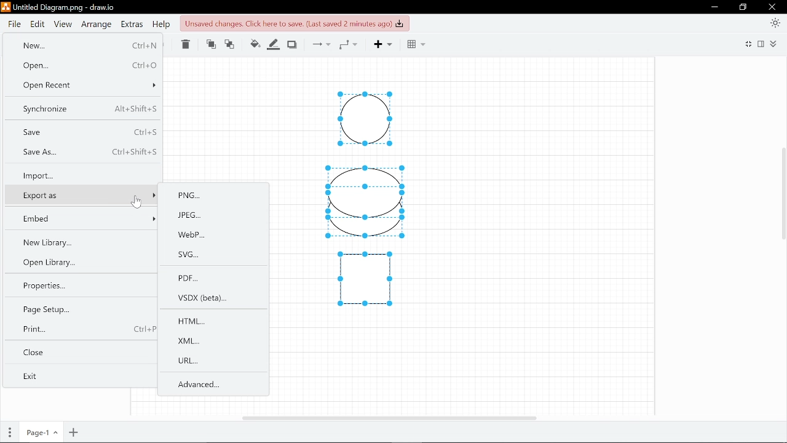 This screenshot has width=787, height=443. Describe the element at coordinates (139, 202) in the screenshot. I see `cursor` at that location.